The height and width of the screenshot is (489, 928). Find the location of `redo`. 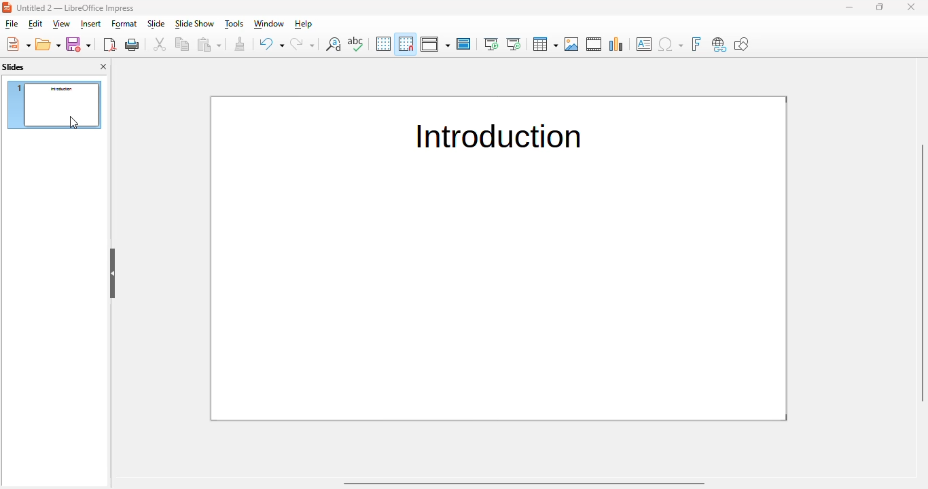

redo is located at coordinates (303, 44).